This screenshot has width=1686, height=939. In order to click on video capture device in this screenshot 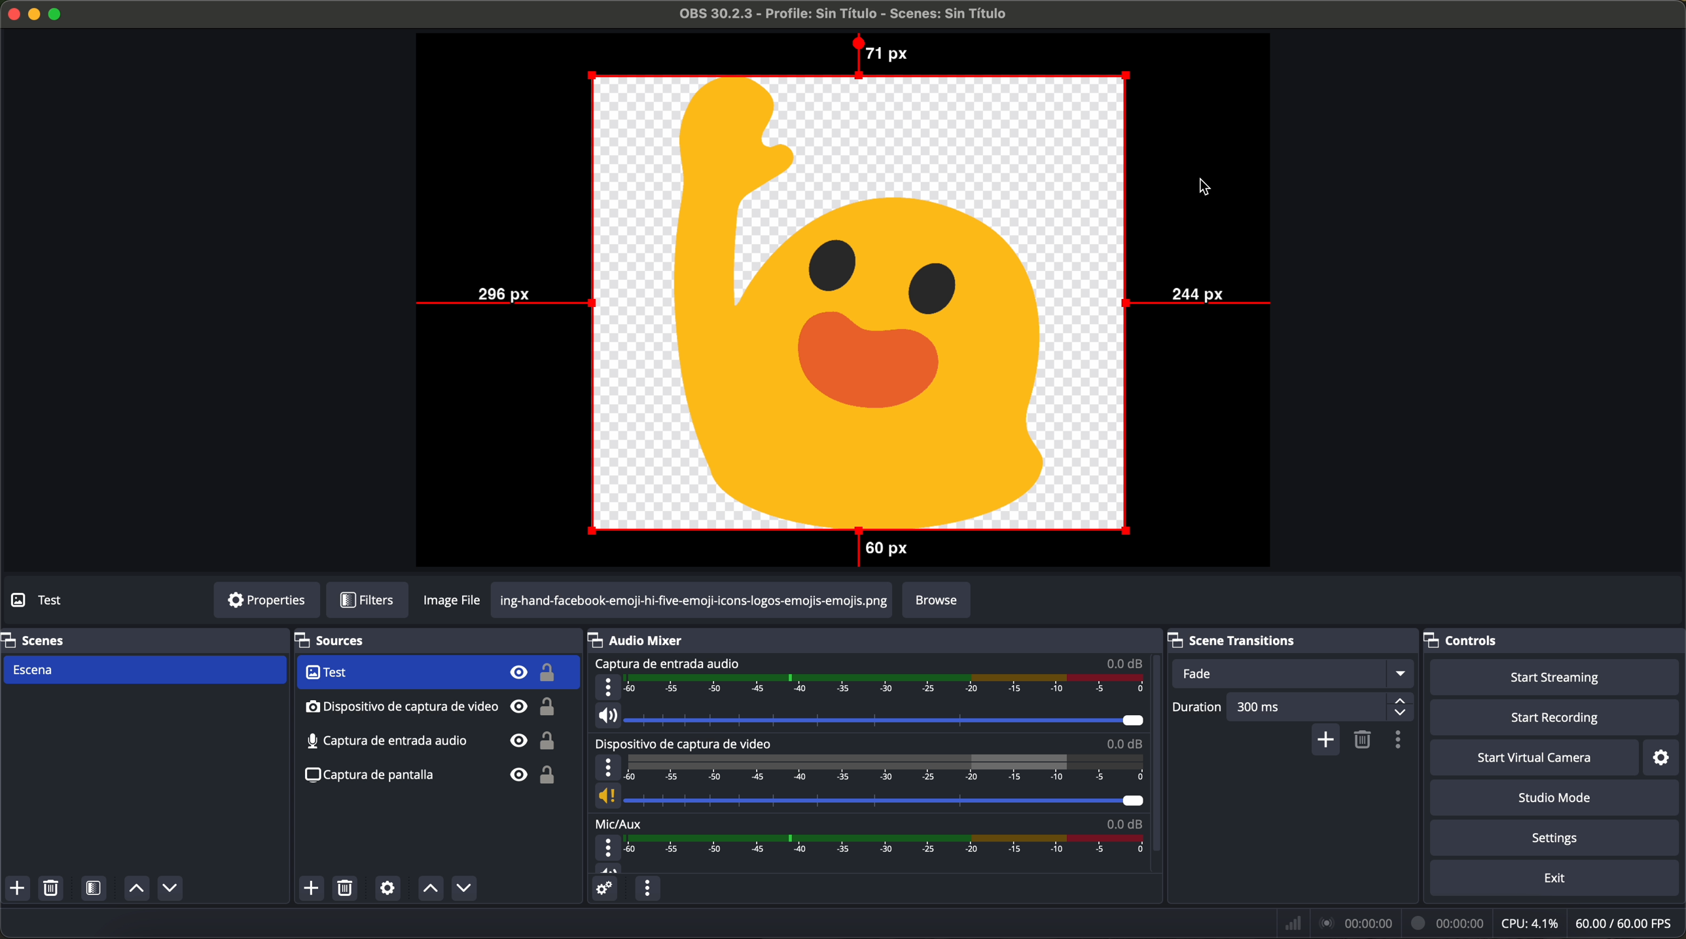, I will do `click(688, 743)`.